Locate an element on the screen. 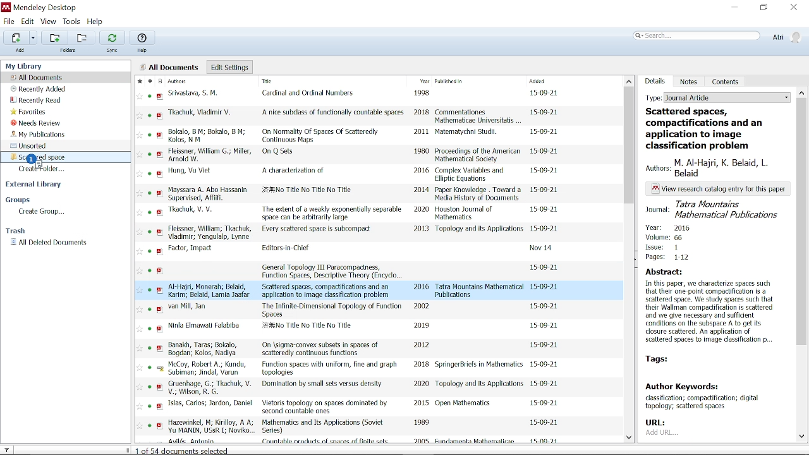 The width and height of the screenshot is (809, 455). authors is located at coordinates (190, 171).